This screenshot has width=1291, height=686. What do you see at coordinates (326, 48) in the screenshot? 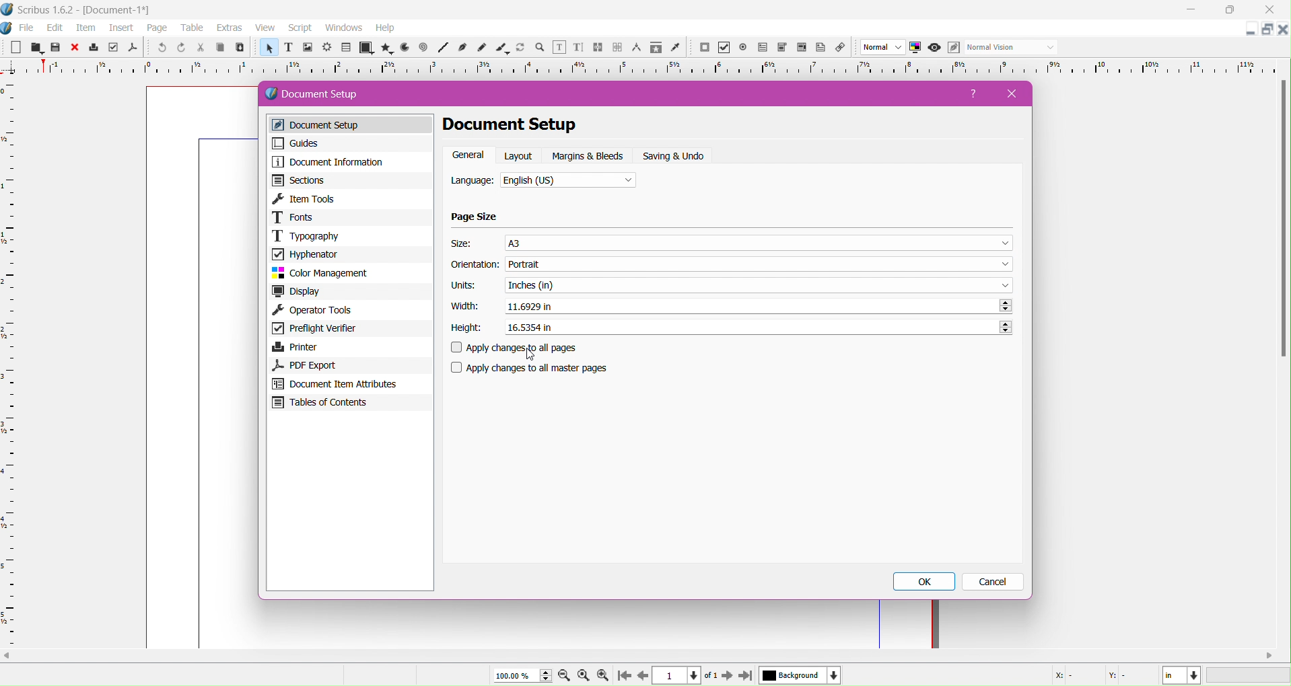
I see `render frame` at bounding box center [326, 48].